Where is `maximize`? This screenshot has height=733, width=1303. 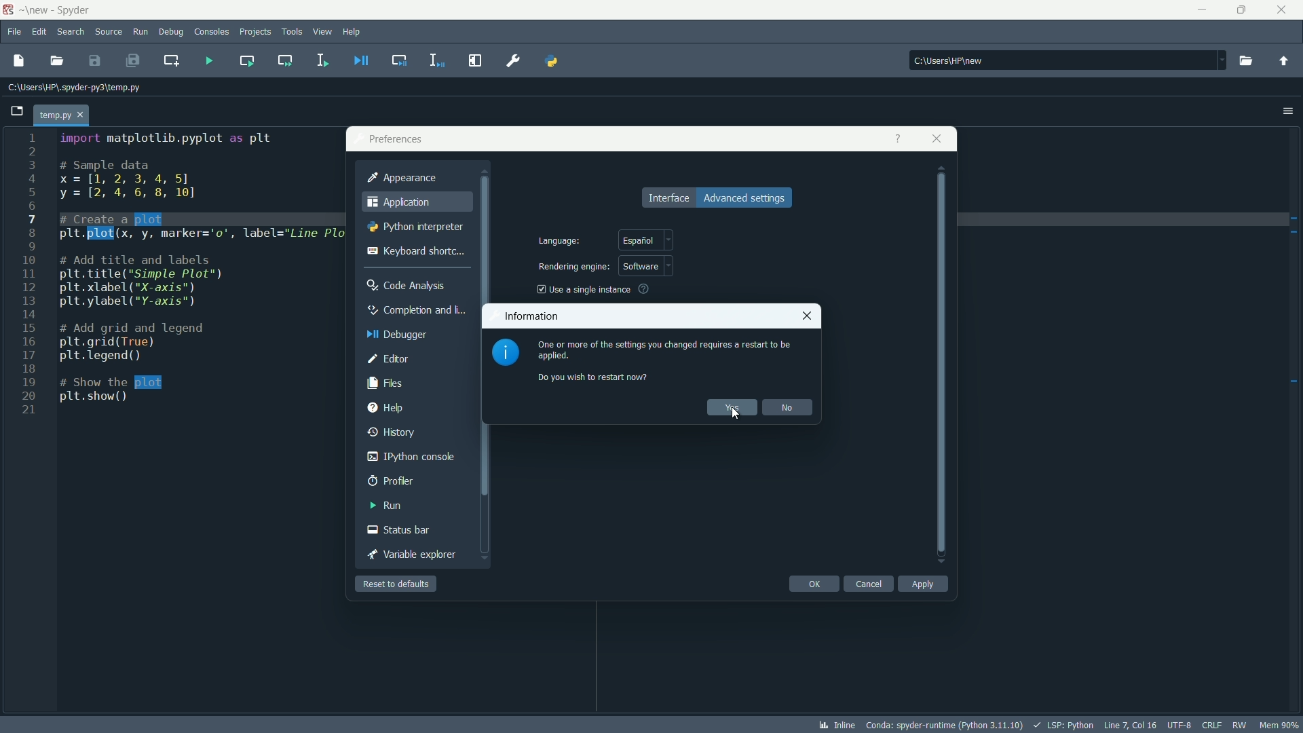
maximize is located at coordinates (1243, 10).